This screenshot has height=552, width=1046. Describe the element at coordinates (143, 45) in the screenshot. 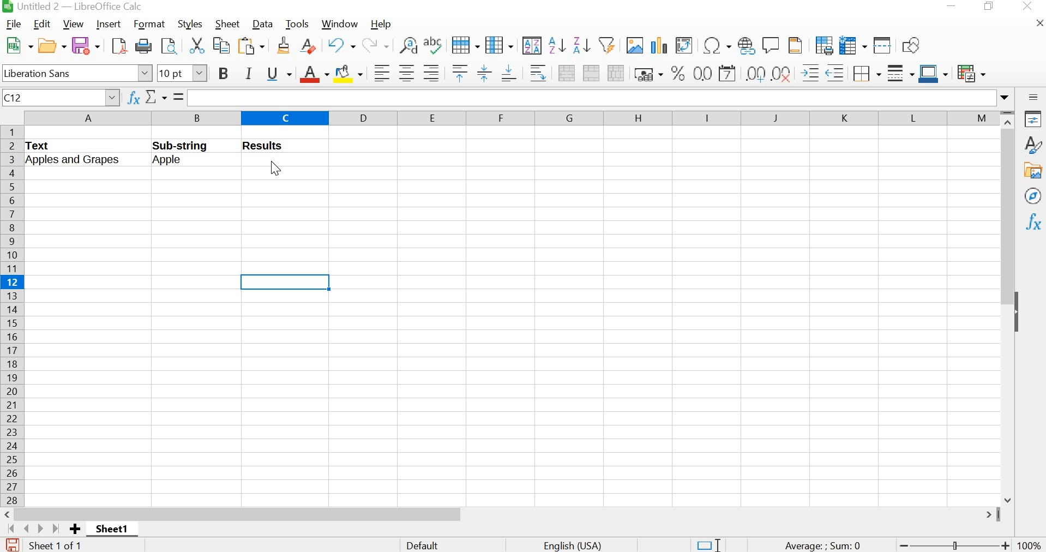

I see `print` at that location.